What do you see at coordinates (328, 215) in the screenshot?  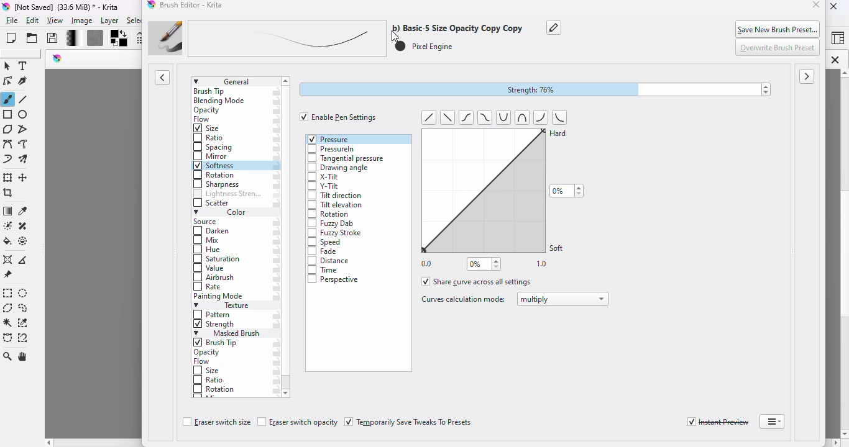 I see `rotation` at bounding box center [328, 215].